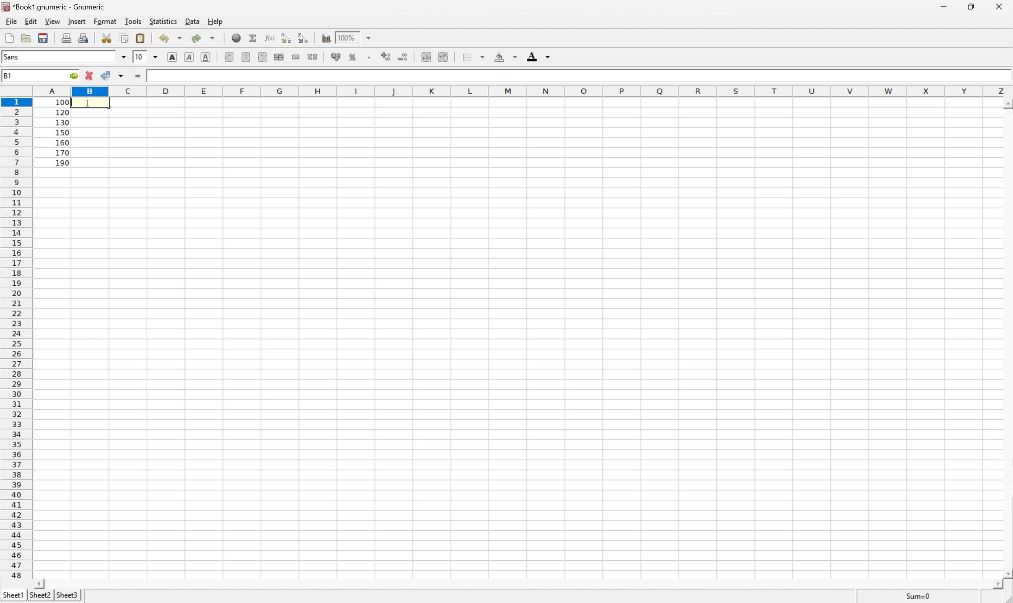 The height and width of the screenshot is (603, 1013). I want to click on Foreground, so click(538, 56).